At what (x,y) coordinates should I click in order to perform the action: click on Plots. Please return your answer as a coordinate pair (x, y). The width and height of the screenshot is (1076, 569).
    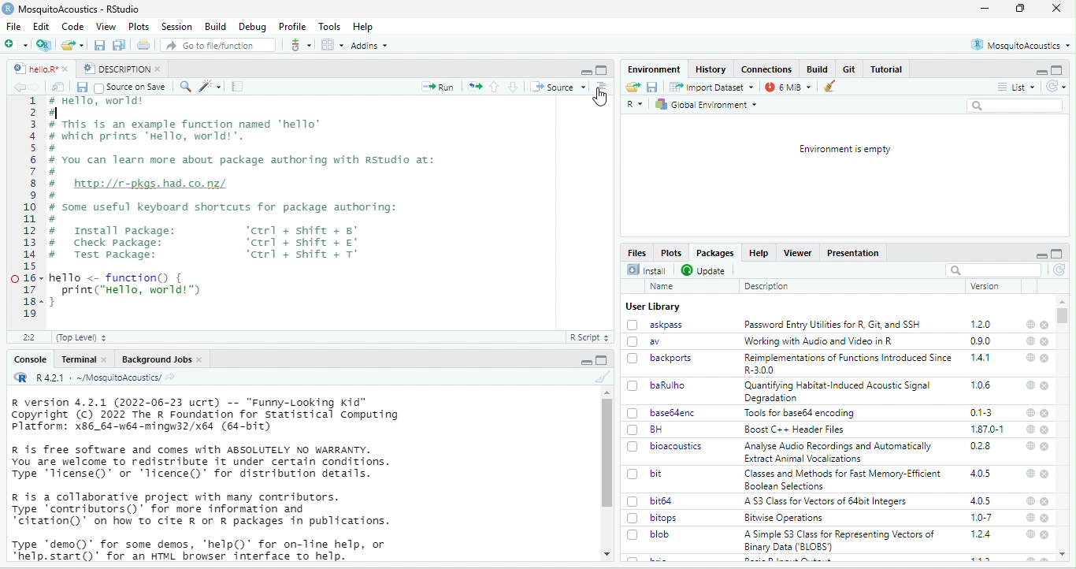
    Looking at the image, I should click on (673, 252).